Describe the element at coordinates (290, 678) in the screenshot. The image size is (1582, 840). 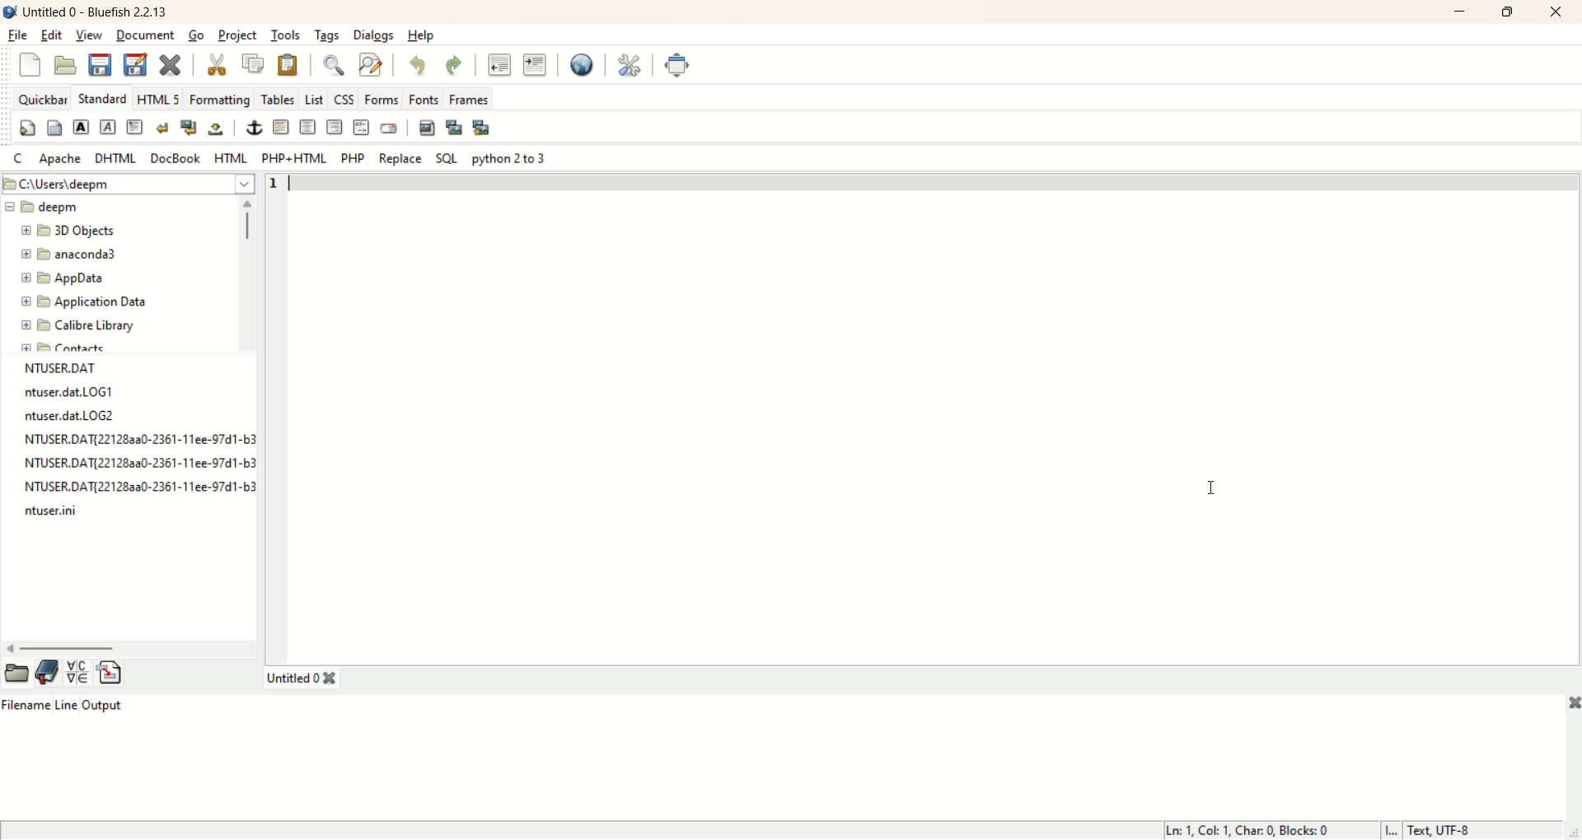
I see `untitled` at that location.